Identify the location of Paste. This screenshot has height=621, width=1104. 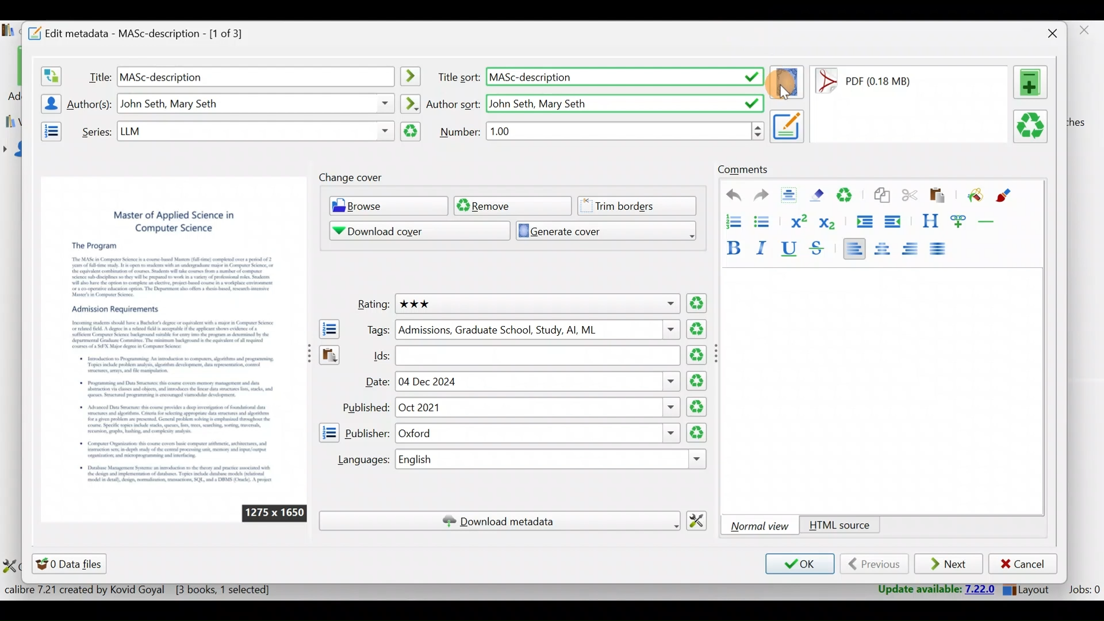
(940, 196).